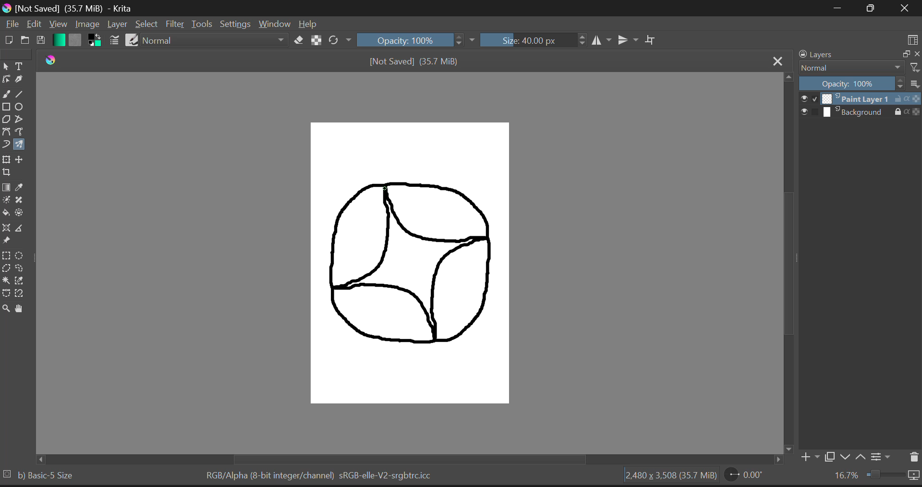 This screenshot has height=487, width=922. I want to click on Eyedropper, so click(24, 185).